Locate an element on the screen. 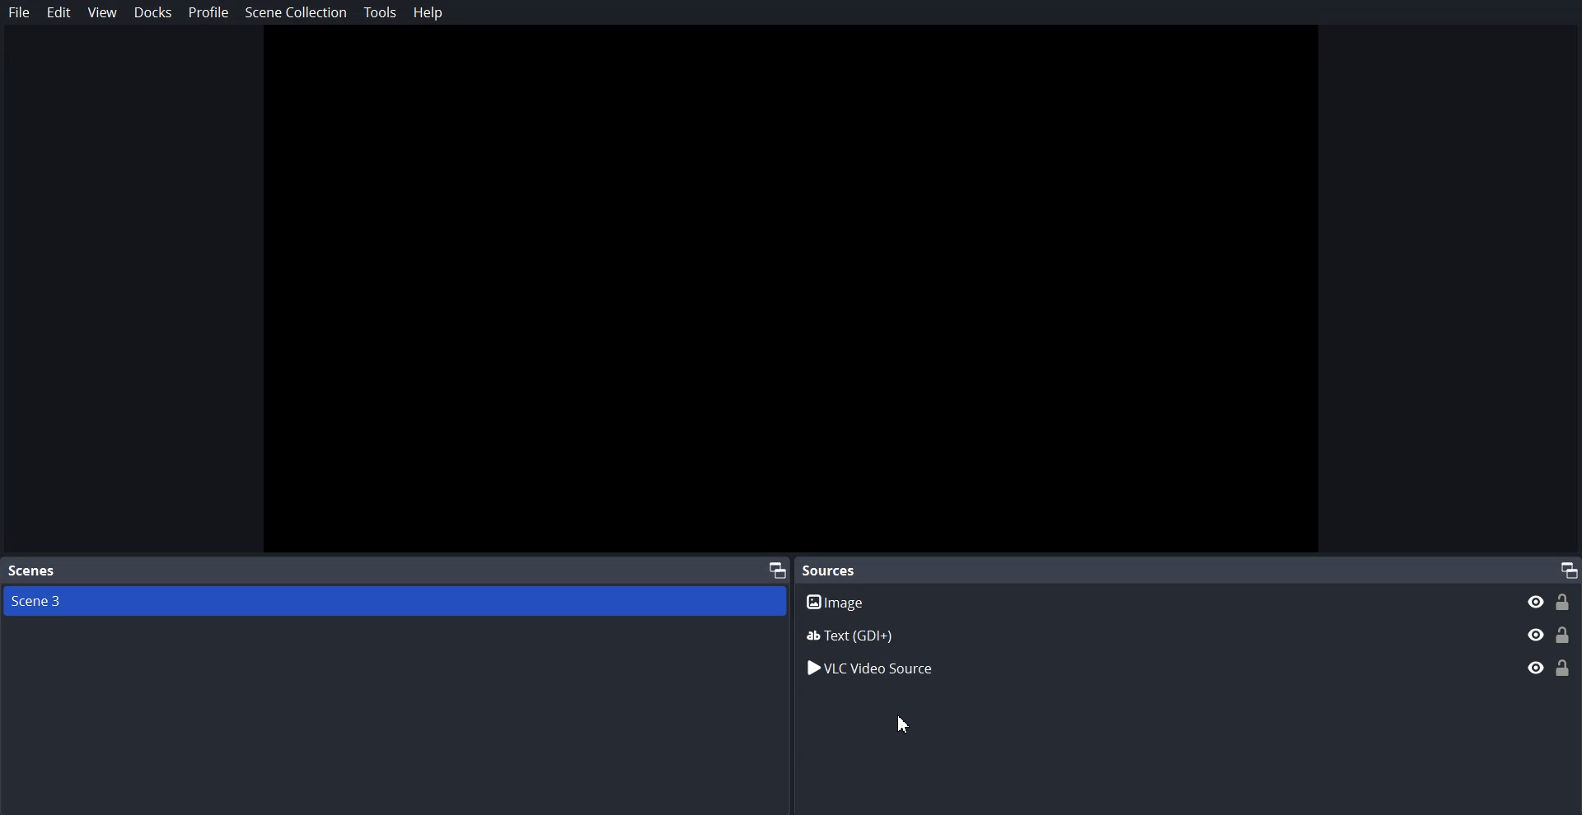 The image size is (1582, 815). Sources is located at coordinates (834, 570).